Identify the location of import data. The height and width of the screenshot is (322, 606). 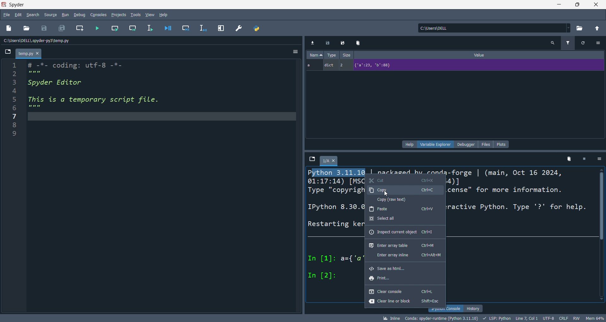
(312, 43).